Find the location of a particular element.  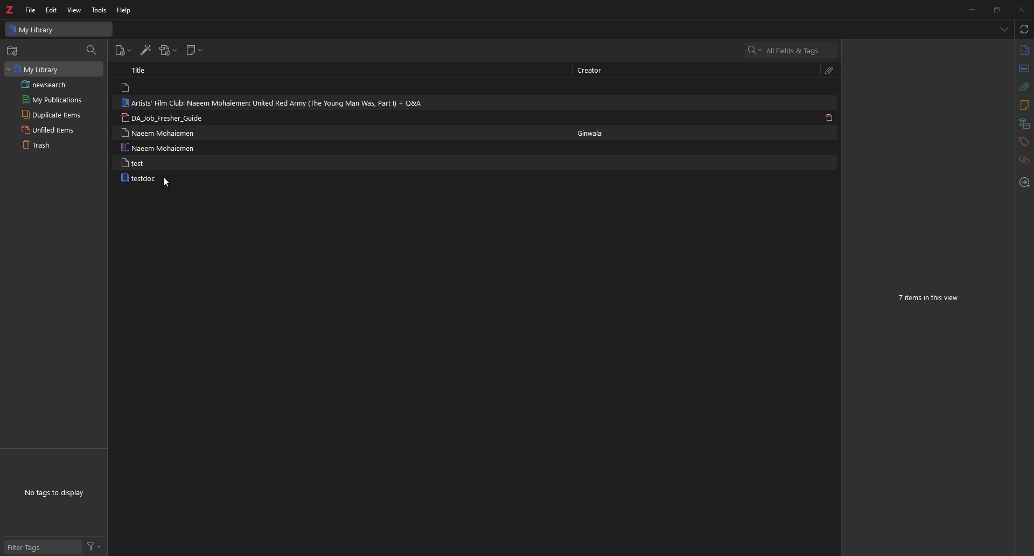

attachments is located at coordinates (1022, 87).